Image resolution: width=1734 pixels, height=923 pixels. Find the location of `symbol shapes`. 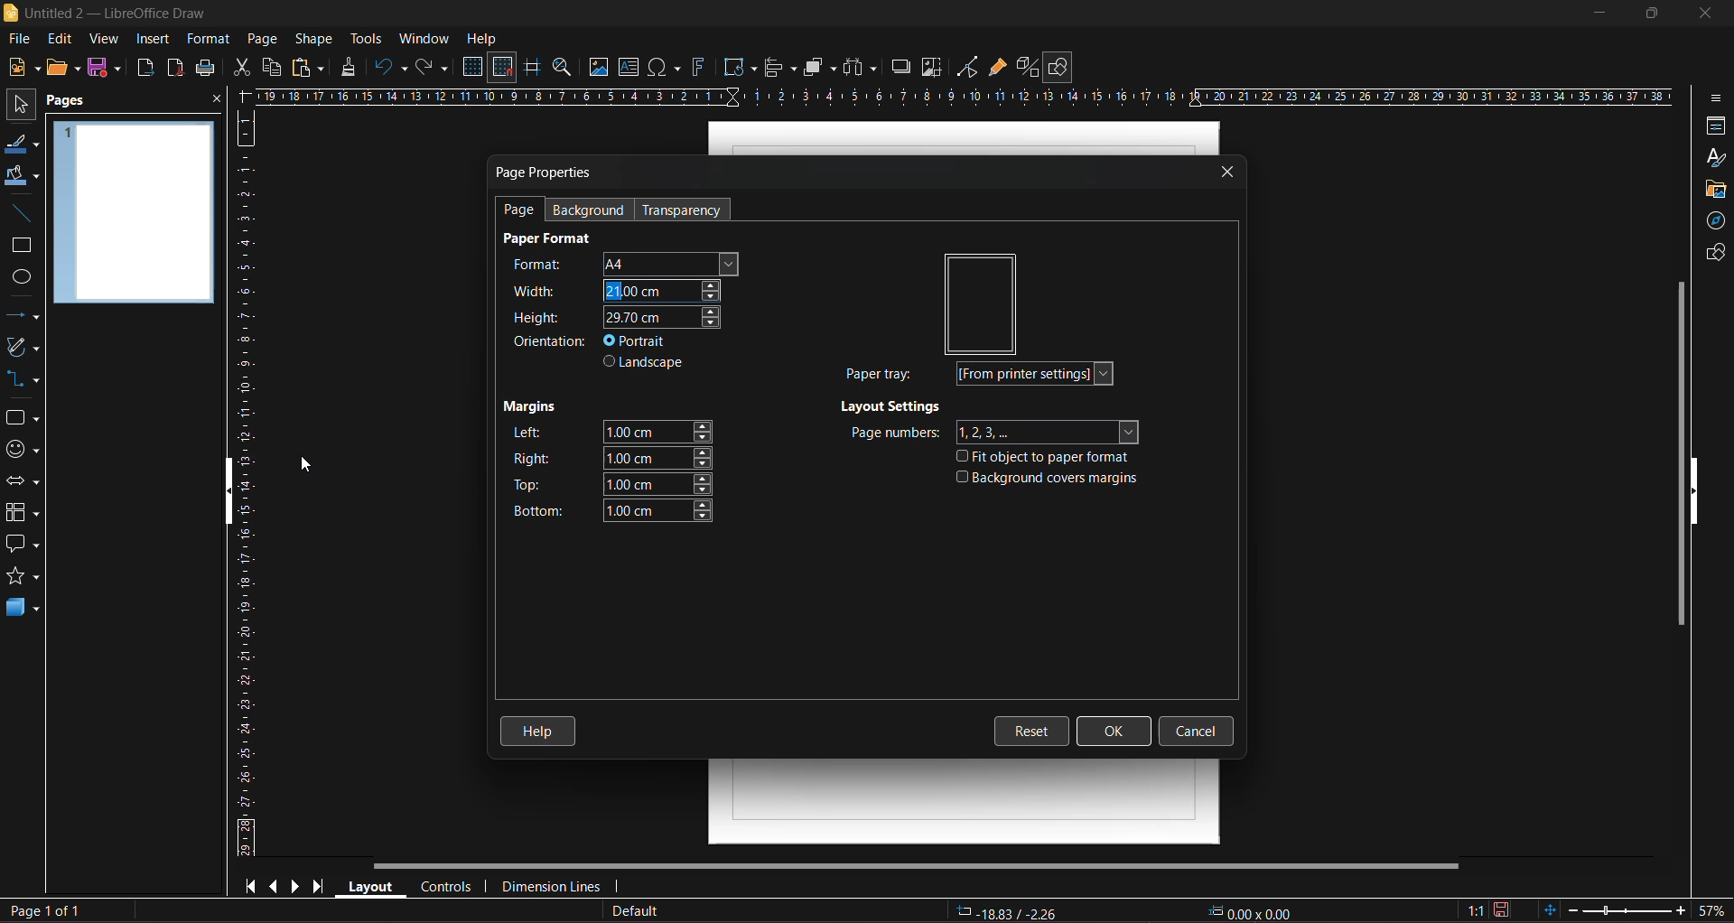

symbol shapes is located at coordinates (26, 452).